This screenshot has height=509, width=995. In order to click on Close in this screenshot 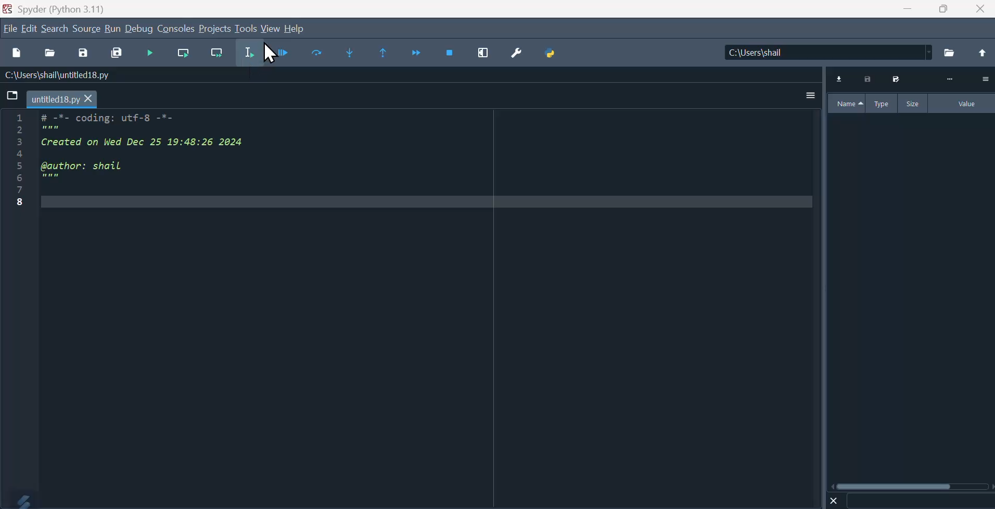, I will do `click(834, 500)`.